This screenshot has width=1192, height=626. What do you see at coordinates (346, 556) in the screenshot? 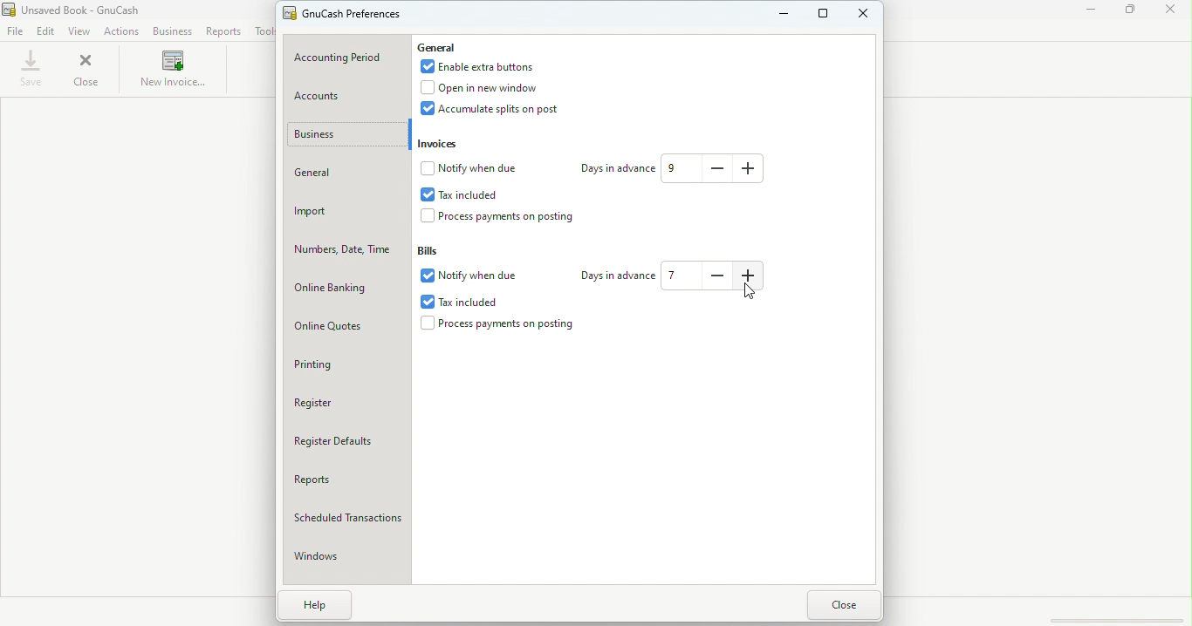
I see `Windows` at bounding box center [346, 556].